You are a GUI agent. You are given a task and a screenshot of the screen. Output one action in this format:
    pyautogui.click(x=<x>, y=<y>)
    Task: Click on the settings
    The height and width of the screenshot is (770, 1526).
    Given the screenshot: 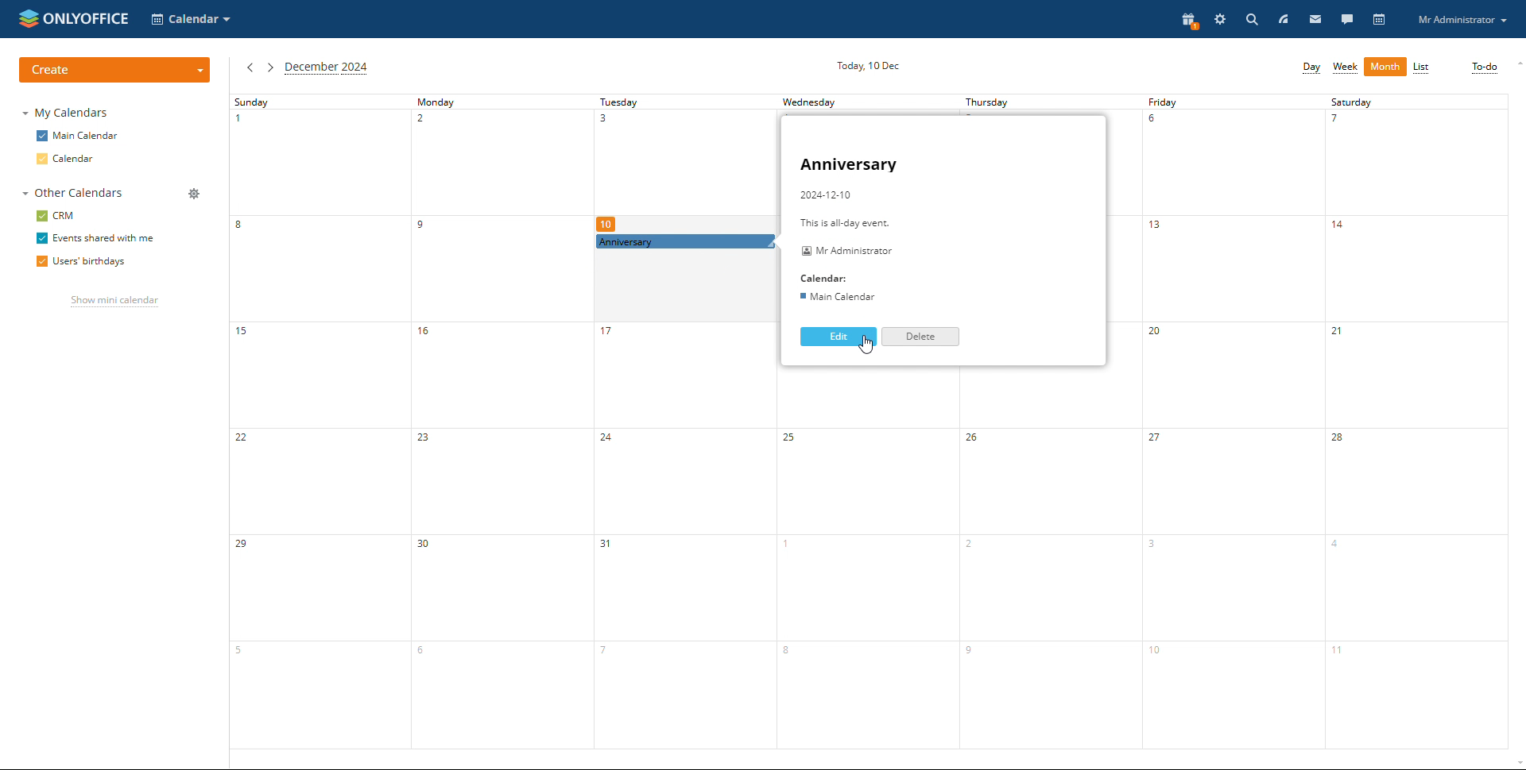 What is the action you would take?
    pyautogui.click(x=1221, y=19)
    